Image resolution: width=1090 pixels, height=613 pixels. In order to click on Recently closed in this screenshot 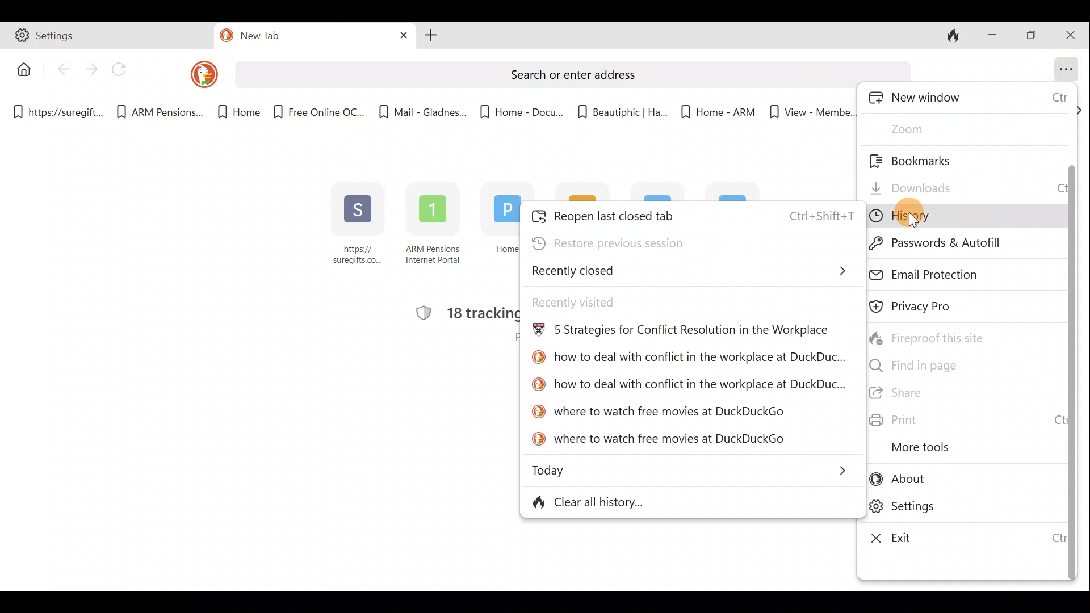, I will do `click(692, 271)`.